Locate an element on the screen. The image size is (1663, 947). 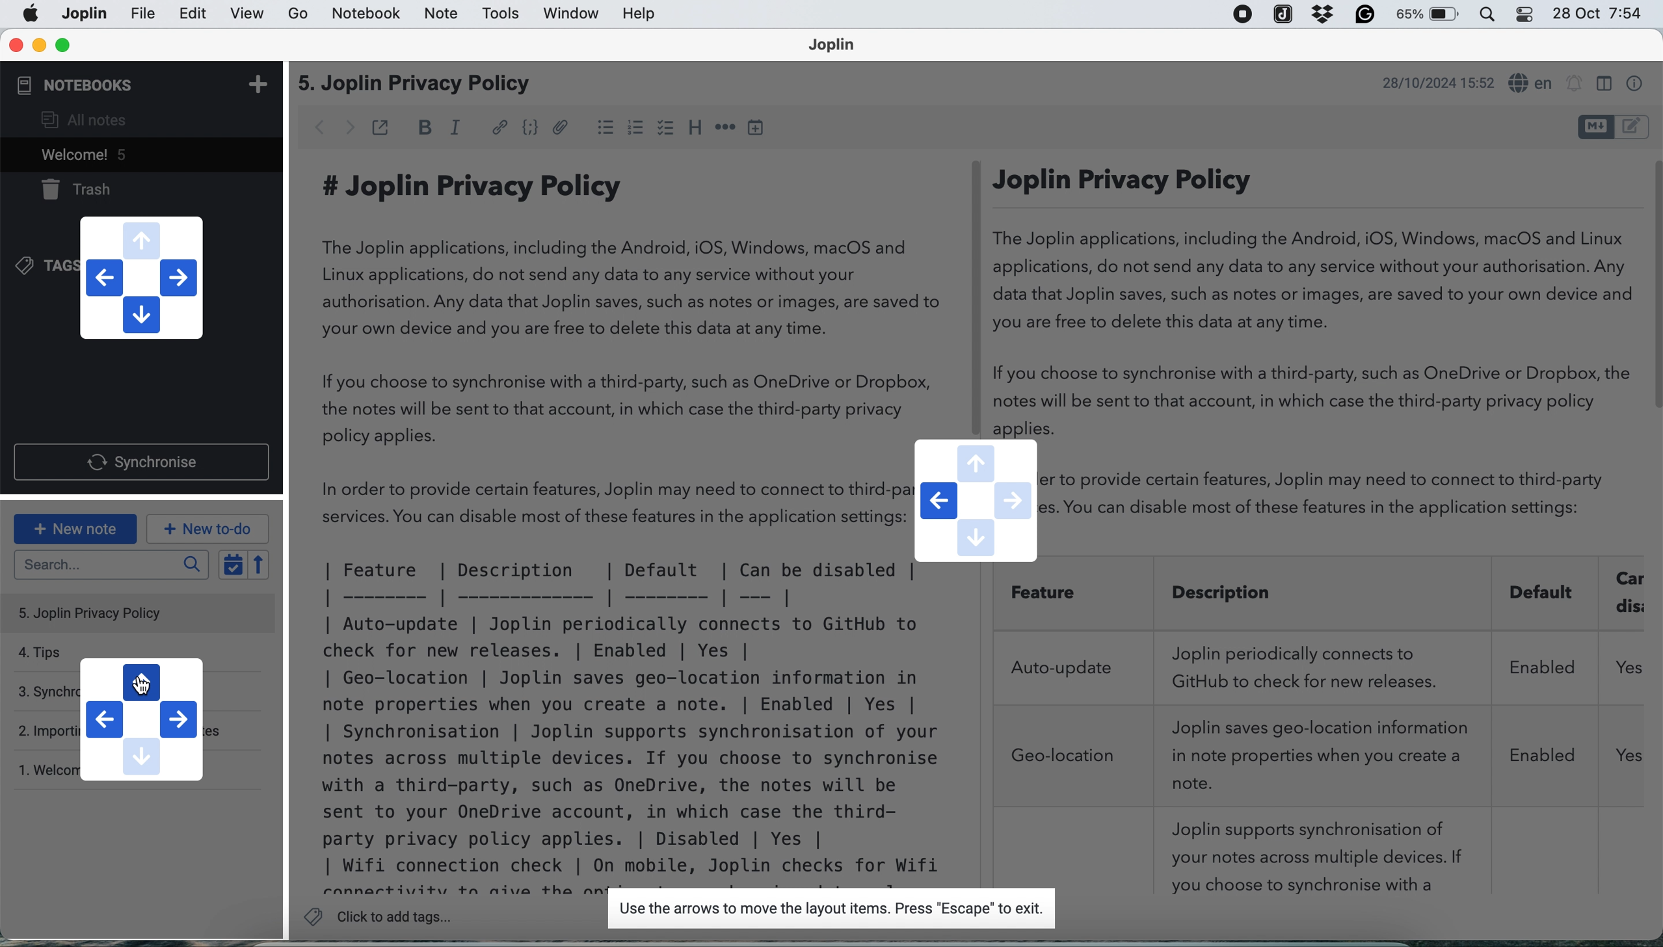
control center is located at coordinates (1493, 15).